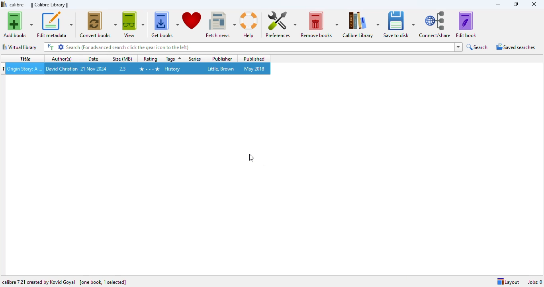 The width and height of the screenshot is (544, 287). Describe the element at coordinates (123, 68) in the screenshot. I see `2.3` at that location.